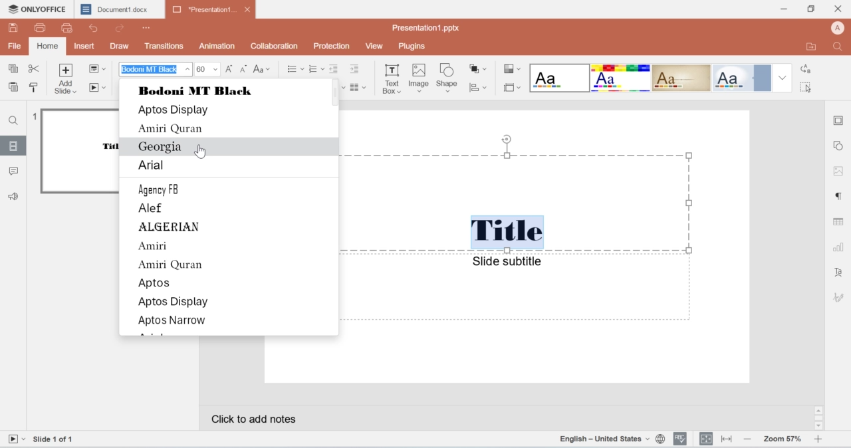  Describe the element at coordinates (209, 68) in the screenshot. I see `font size` at that location.